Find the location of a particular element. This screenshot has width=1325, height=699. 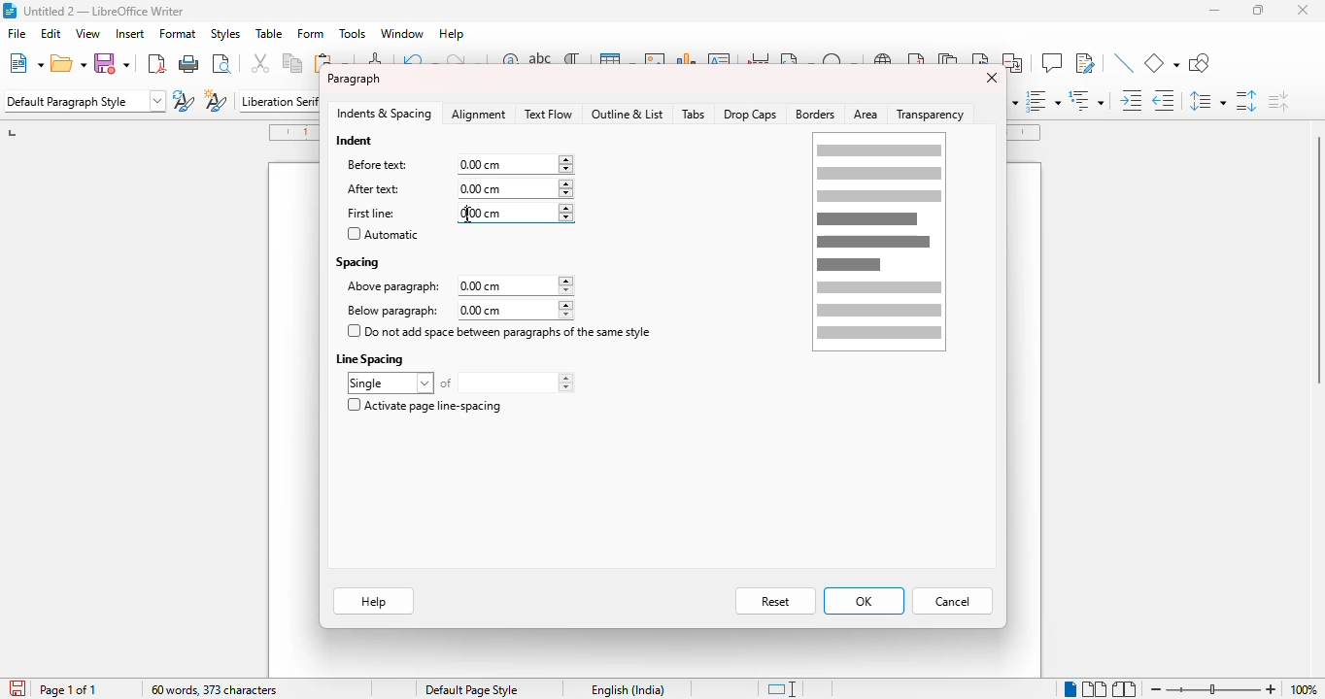

save is located at coordinates (115, 63).